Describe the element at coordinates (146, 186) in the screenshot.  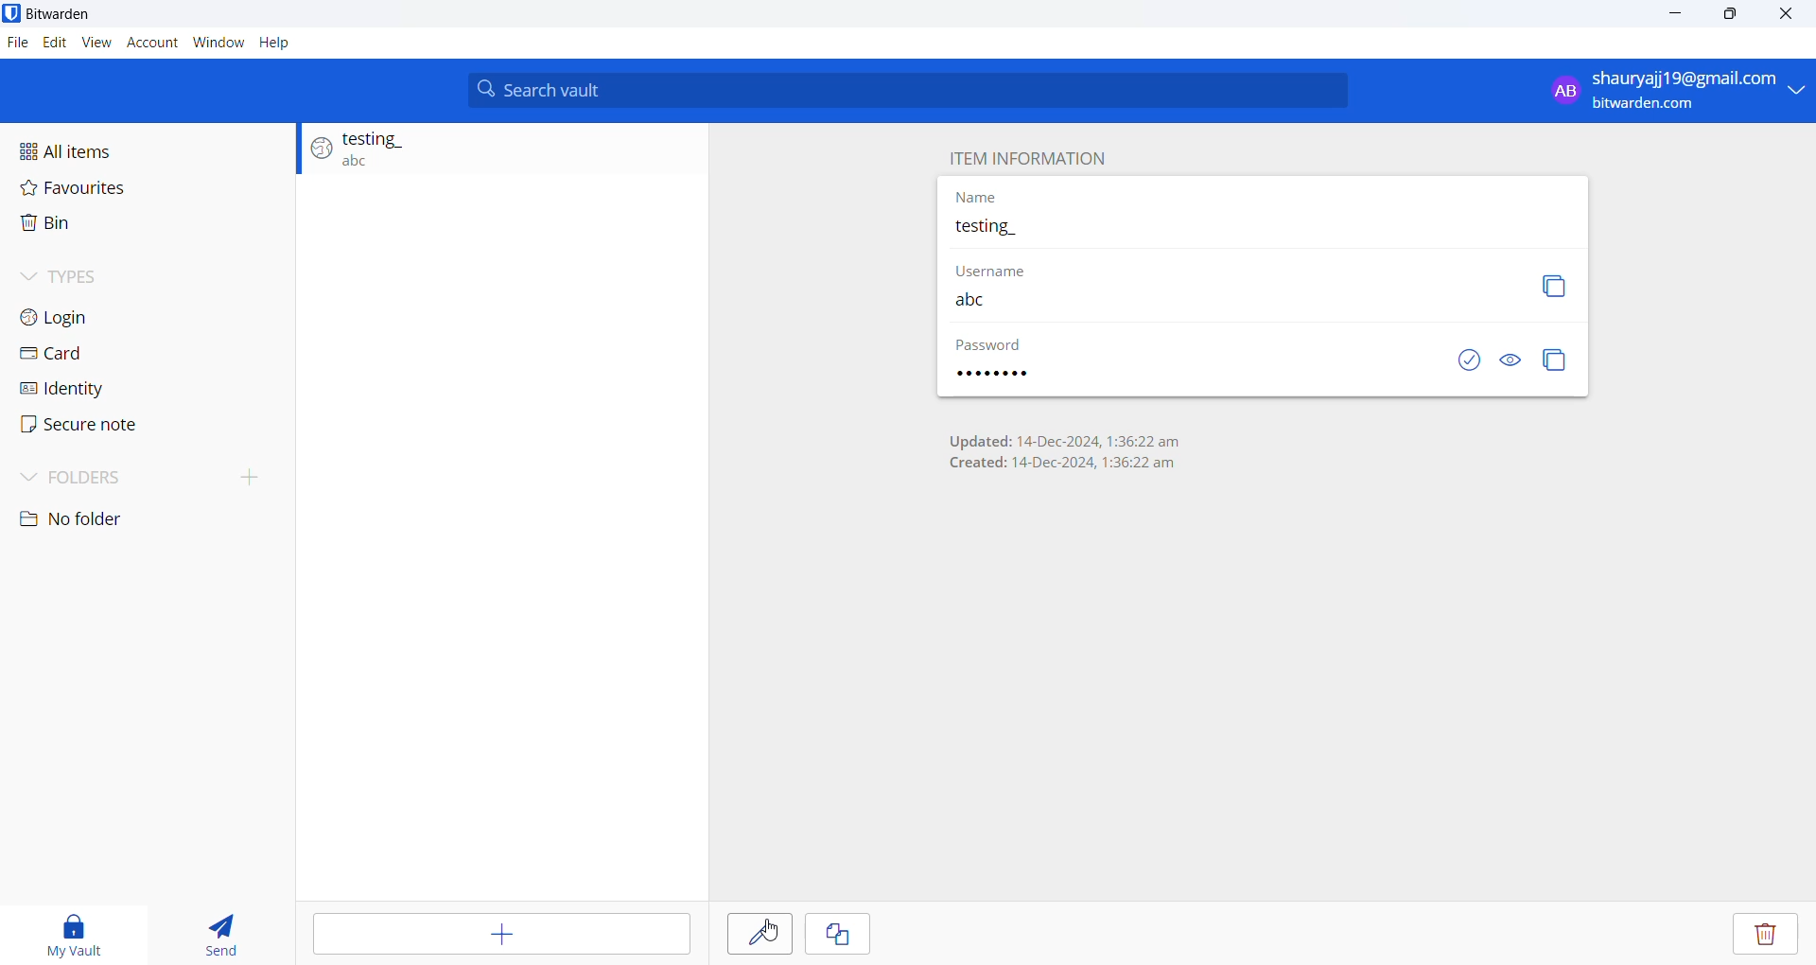
I see `Favourites` at that location.